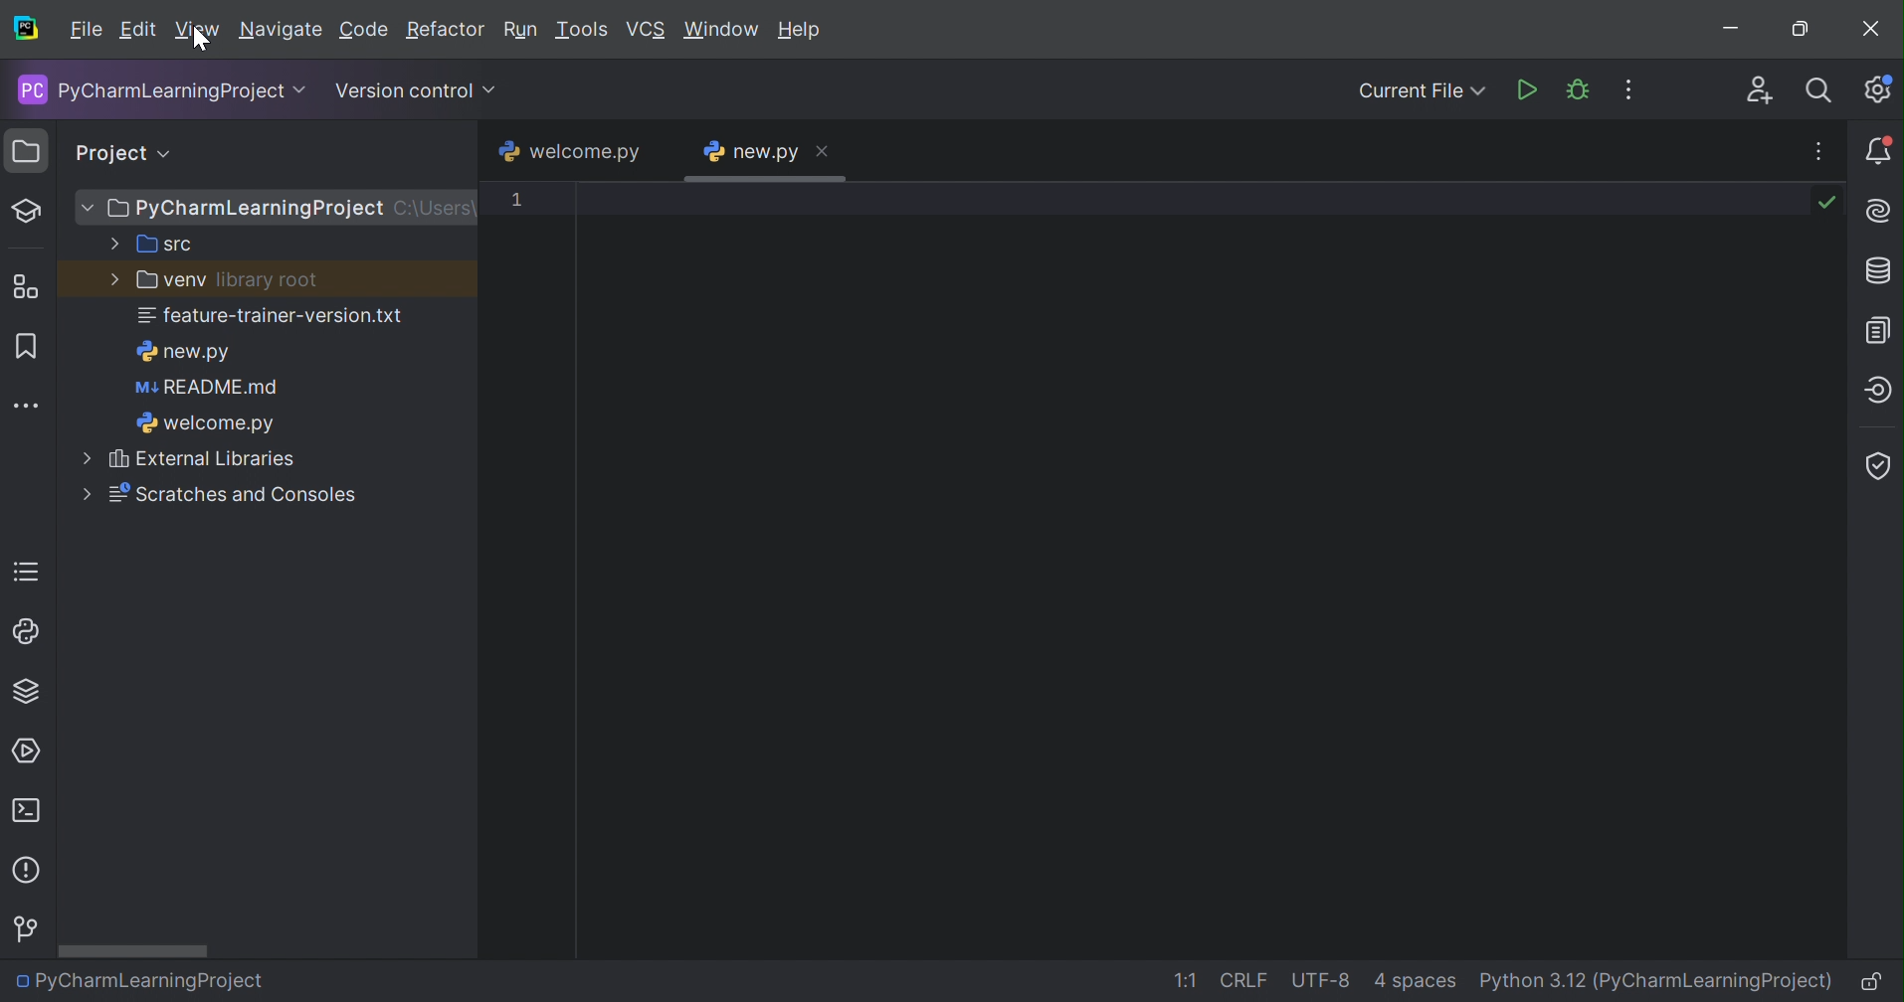  Describe the element at coordinates (31, 750) in the screenshot. I see `services` at that location.